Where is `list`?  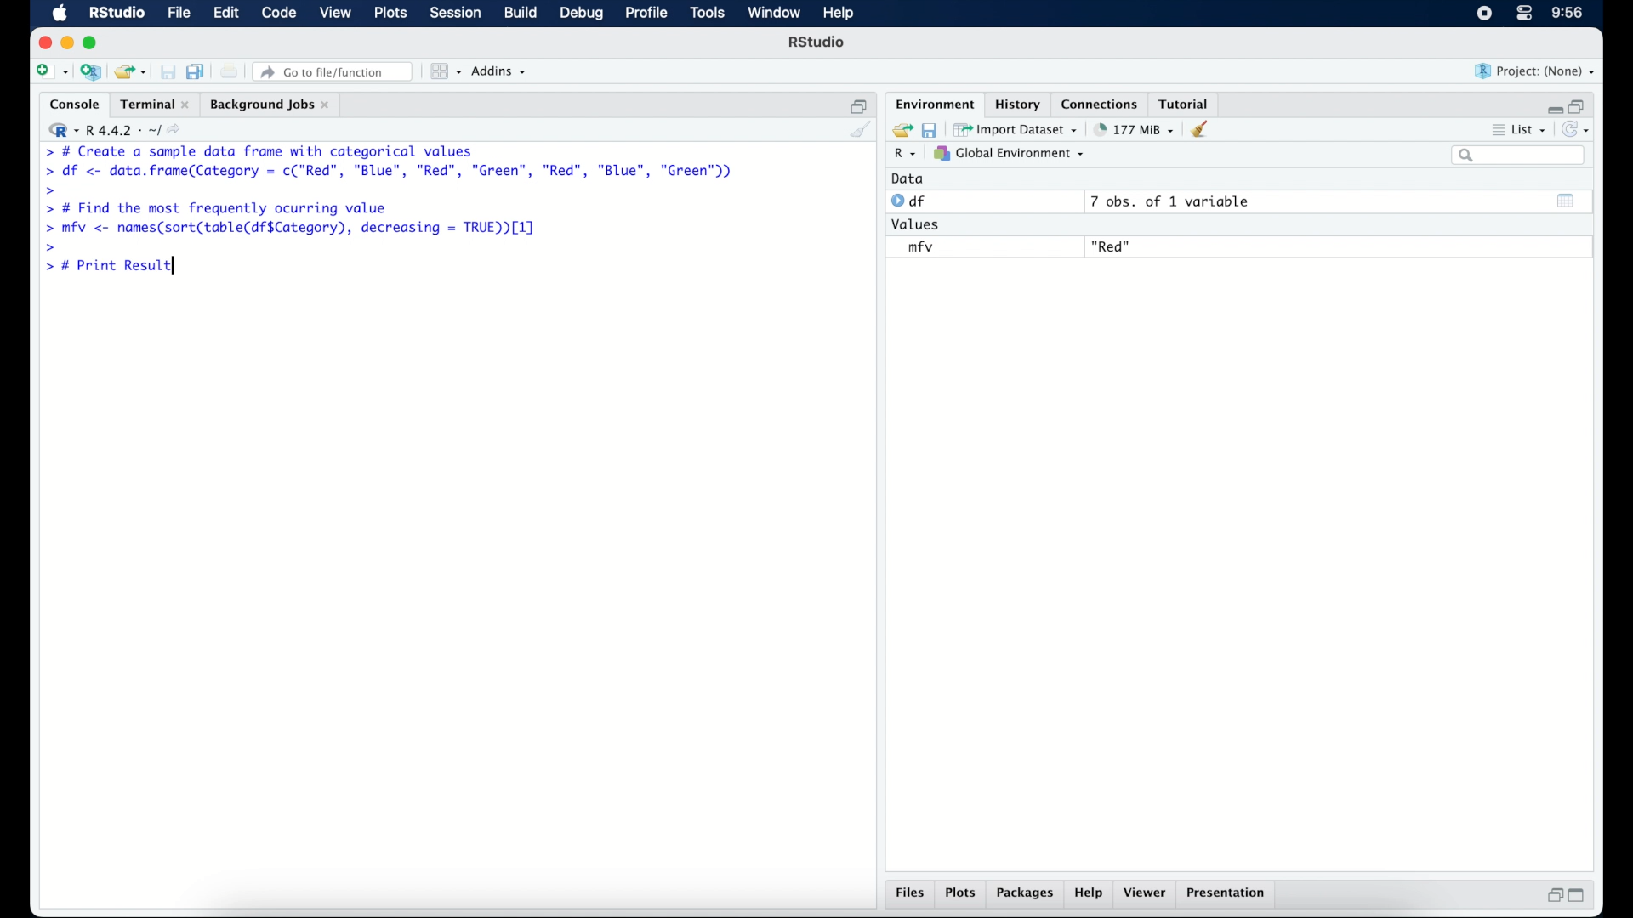 list is located at coordinates (1532, 128).